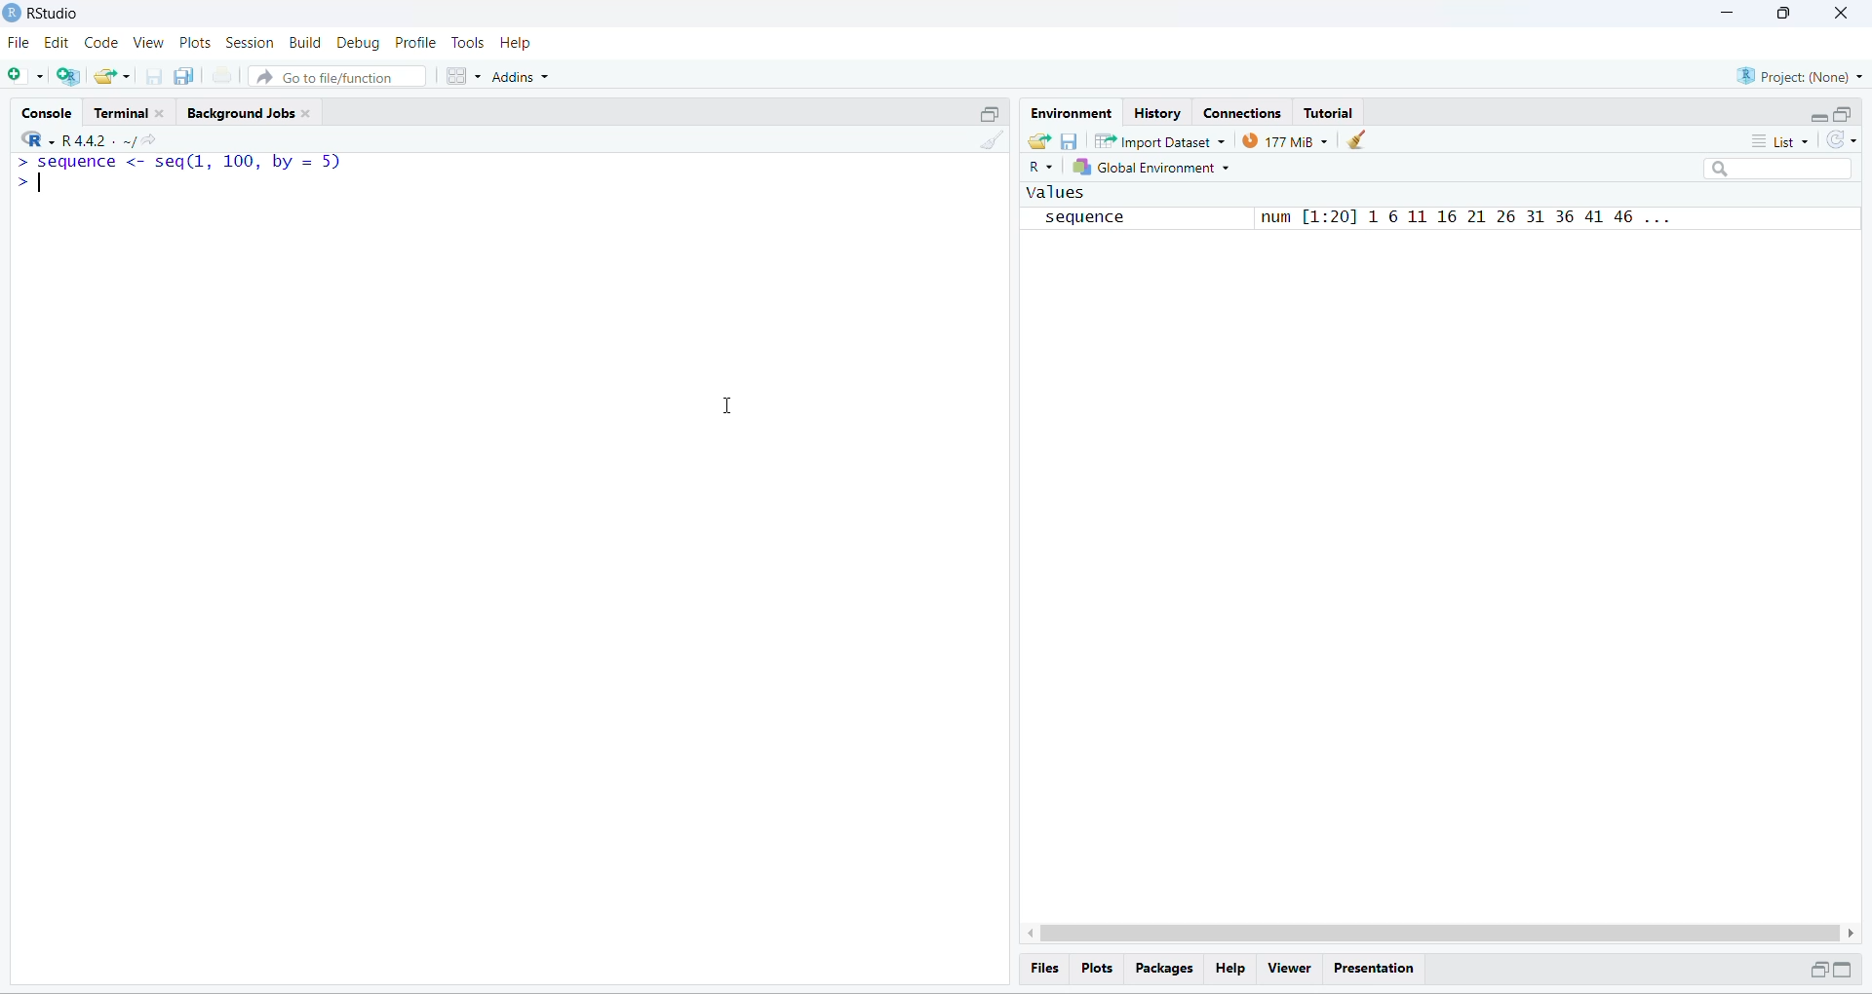 Image resolution: width=1872 pixels, height=994 pixels. Describe the element at coordinates (222, 74) in the screenshot. I see `print` at that location.